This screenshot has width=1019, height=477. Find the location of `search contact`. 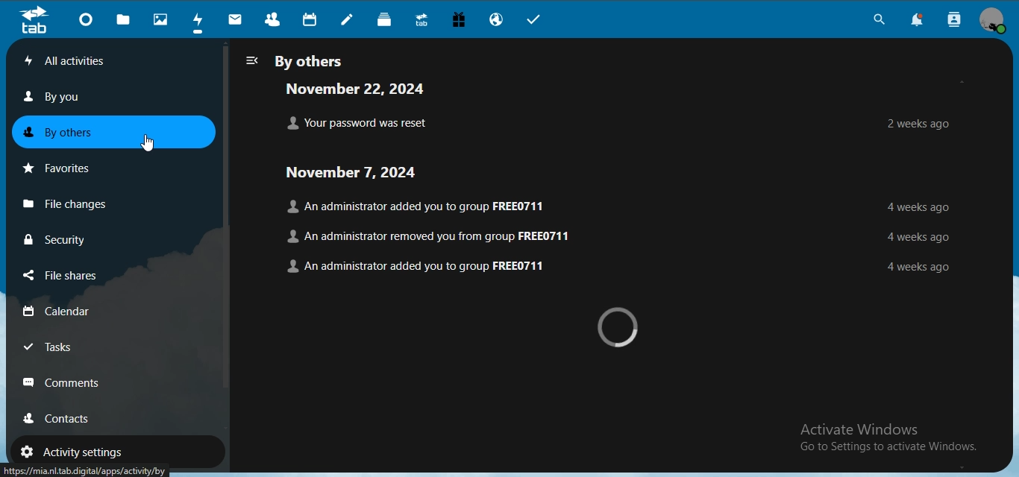

search contact is located at coordinates (951, 20).